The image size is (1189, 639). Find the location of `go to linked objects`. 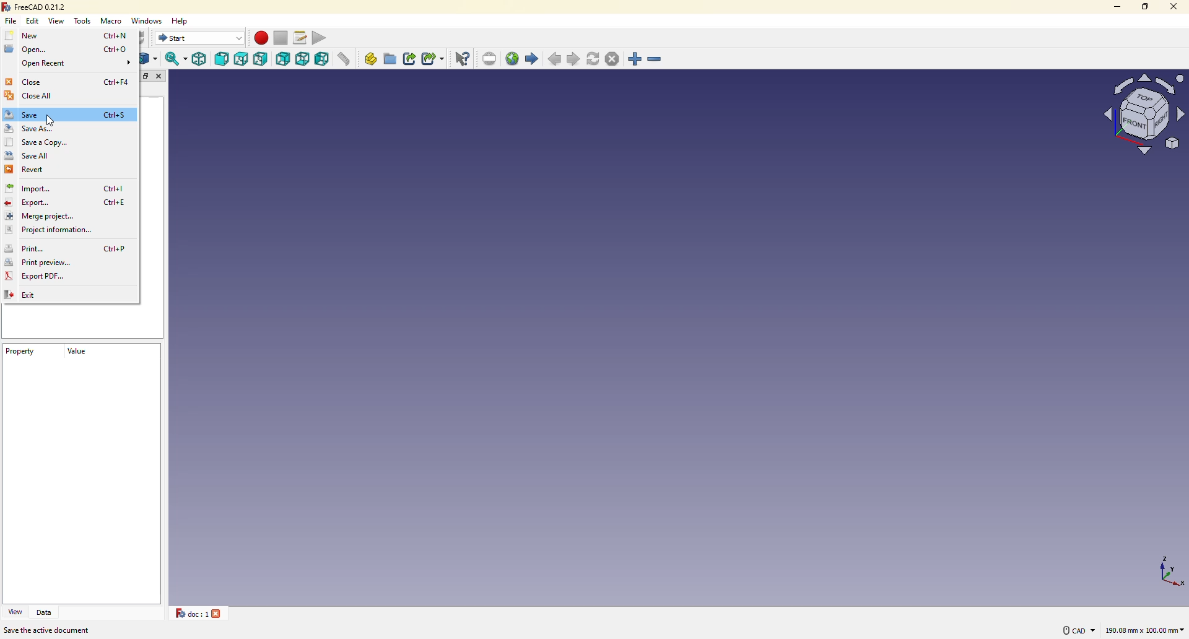

go to linked objects is located at coordinates (150, 59).